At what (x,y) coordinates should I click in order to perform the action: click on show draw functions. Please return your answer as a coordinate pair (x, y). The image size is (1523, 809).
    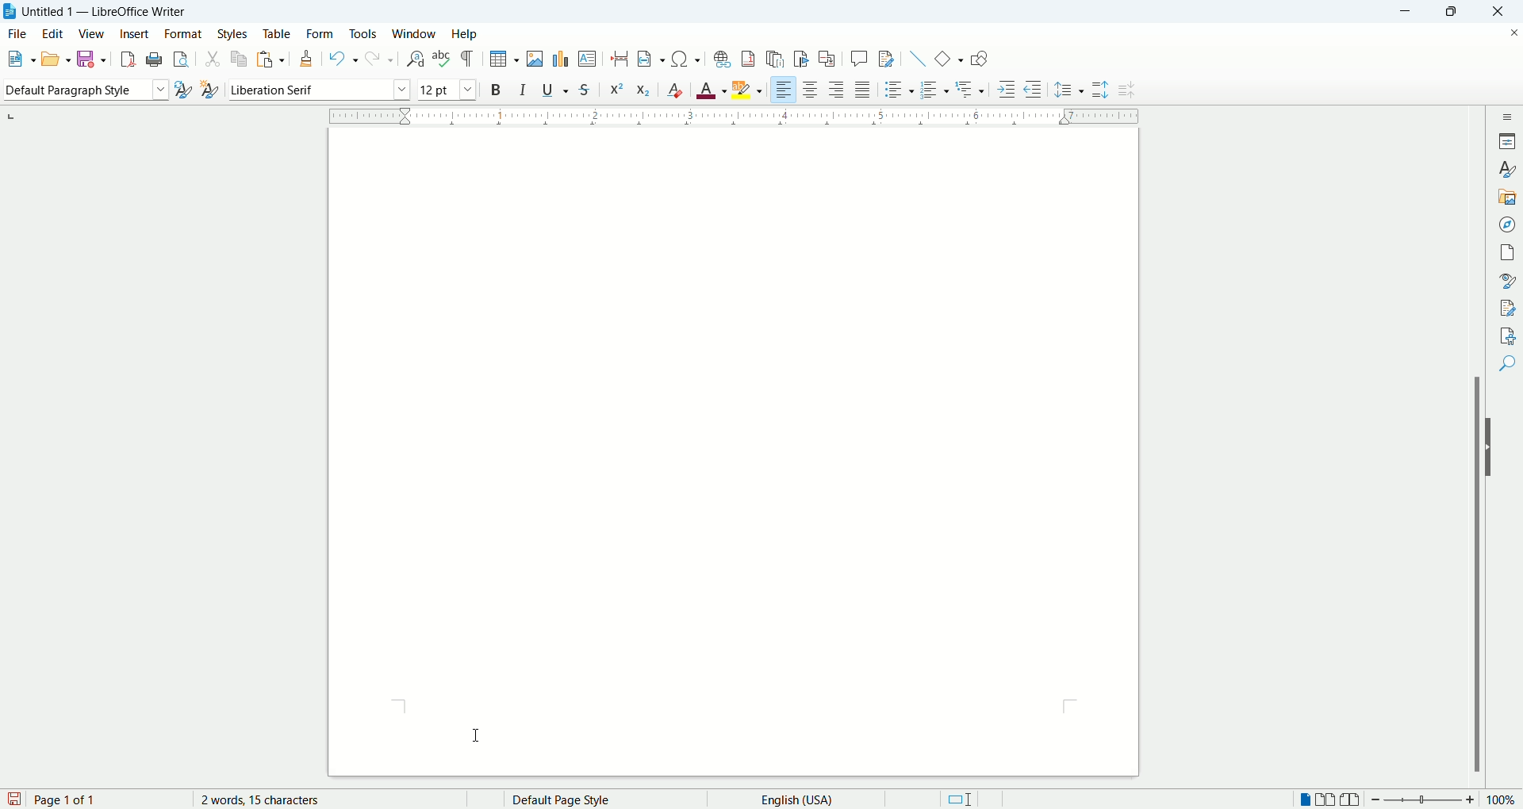
    Looking at the image, I should click on (979, 60).